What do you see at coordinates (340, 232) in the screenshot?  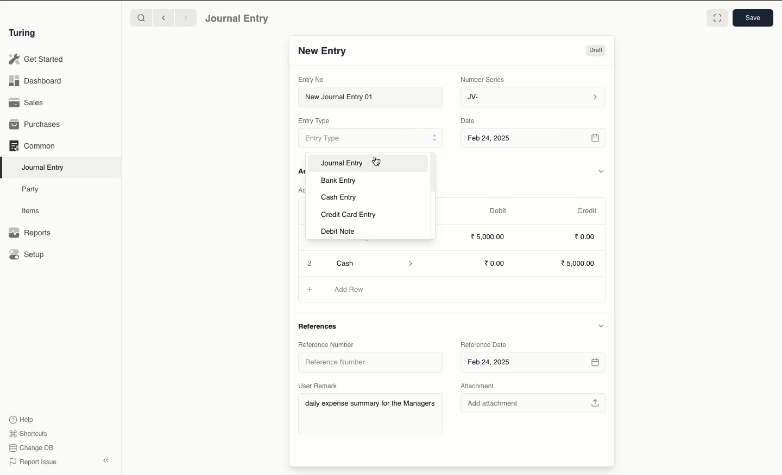 I see `Debit Note` at bounding box center [340, 232].